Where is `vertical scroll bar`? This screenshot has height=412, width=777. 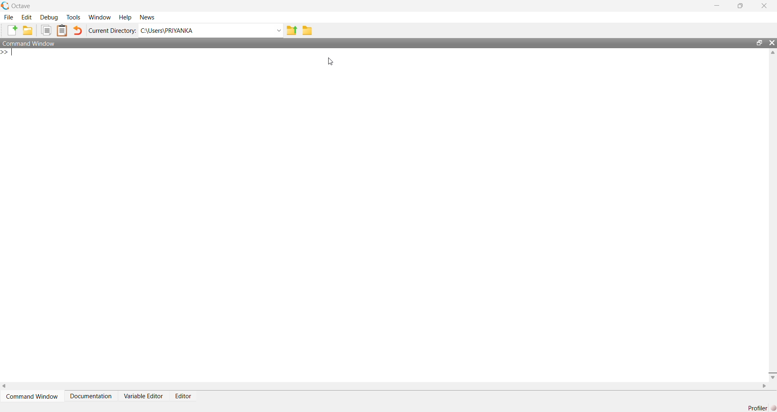 vertical scroll bar is located at coordinates (772, 214).